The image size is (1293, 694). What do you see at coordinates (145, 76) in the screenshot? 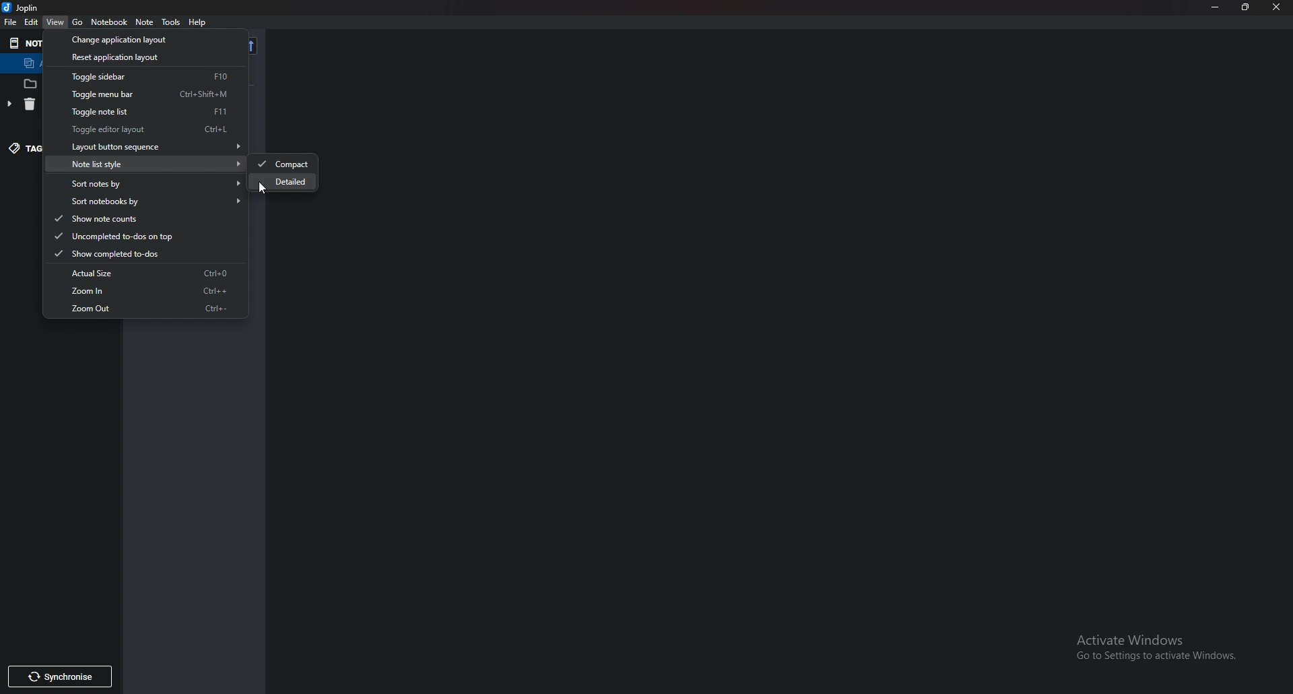
I see `Toggle sidebar` at bounding box center [145, 76].